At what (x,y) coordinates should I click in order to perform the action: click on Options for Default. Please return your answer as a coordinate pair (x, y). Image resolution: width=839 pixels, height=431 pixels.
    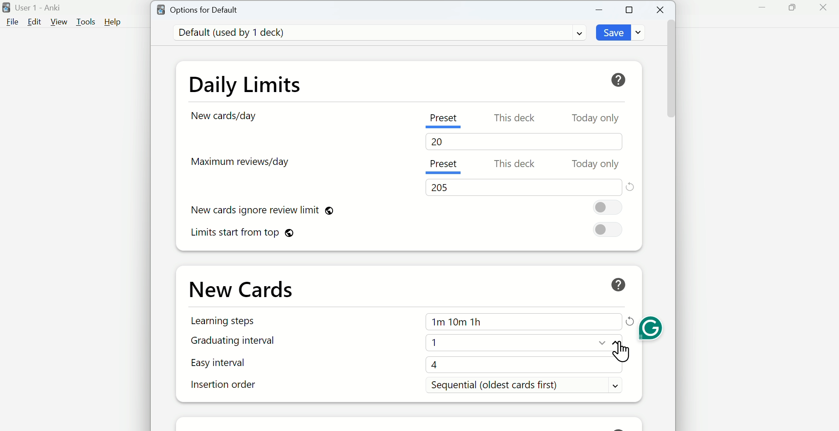
    Looking at the image, I should click on (203, 10).